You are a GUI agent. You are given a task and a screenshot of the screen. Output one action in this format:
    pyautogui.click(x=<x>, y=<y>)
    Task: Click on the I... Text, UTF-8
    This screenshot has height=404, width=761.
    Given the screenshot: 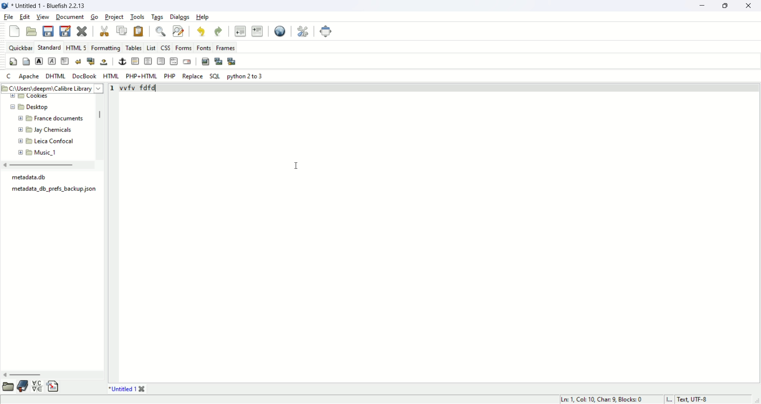 What is the action you would take?
    pyautogui.click(x=687, y=399)
    